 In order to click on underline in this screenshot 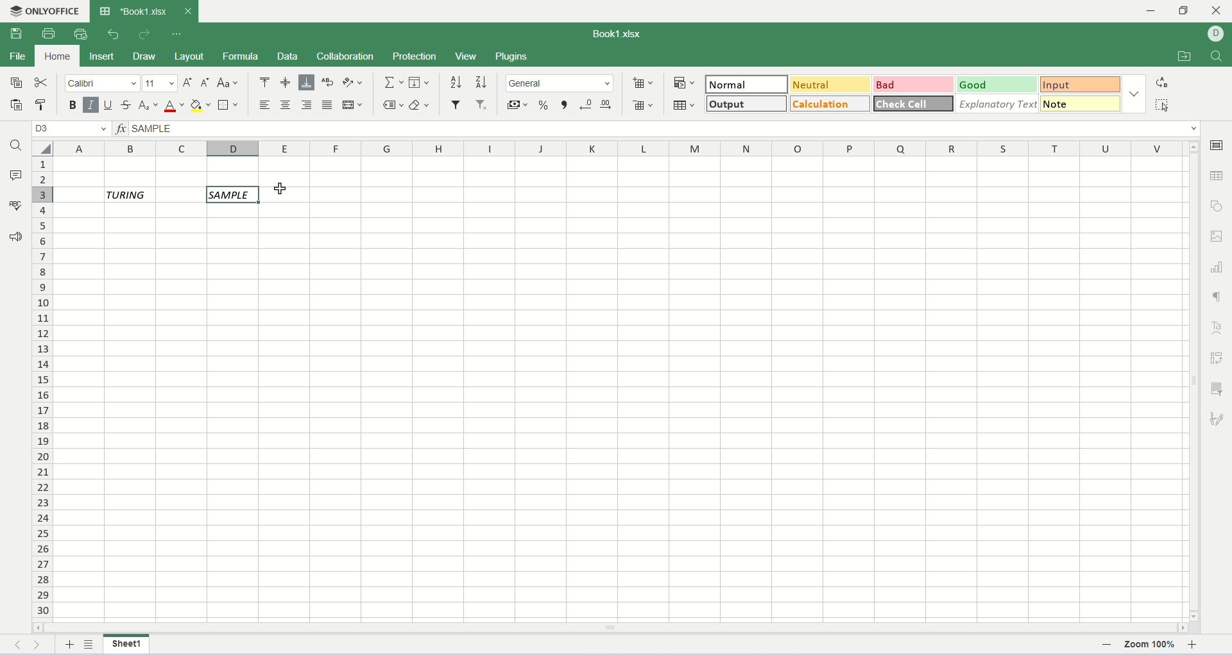, I will do `click(108, 106)`.